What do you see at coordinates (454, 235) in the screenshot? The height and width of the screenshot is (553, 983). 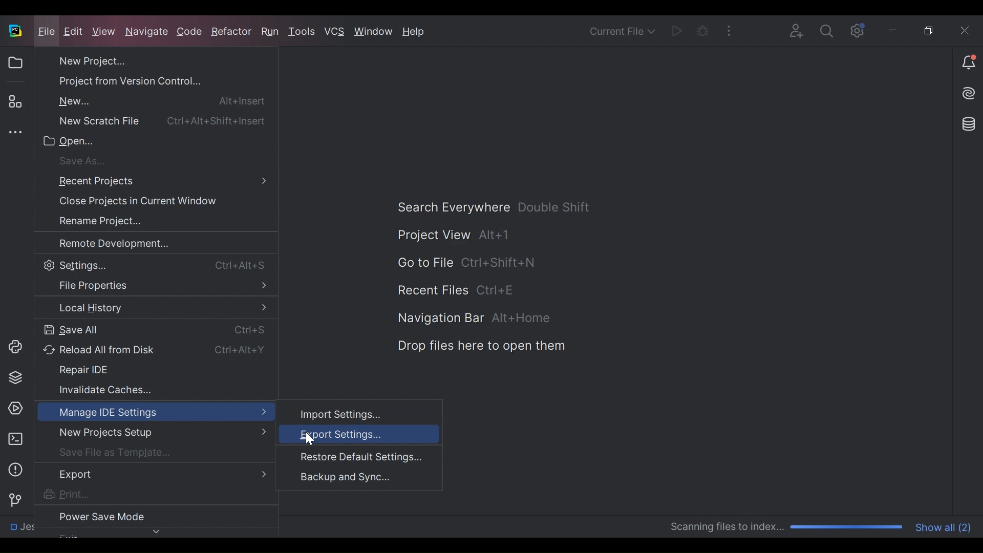 I see `Project View` at bounding box center [454, 235].